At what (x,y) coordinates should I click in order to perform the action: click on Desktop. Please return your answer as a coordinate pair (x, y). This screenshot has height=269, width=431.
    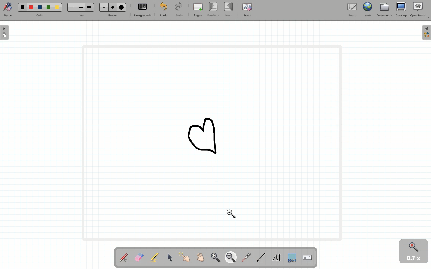
    Looking at the image, I should click on (401, 10).